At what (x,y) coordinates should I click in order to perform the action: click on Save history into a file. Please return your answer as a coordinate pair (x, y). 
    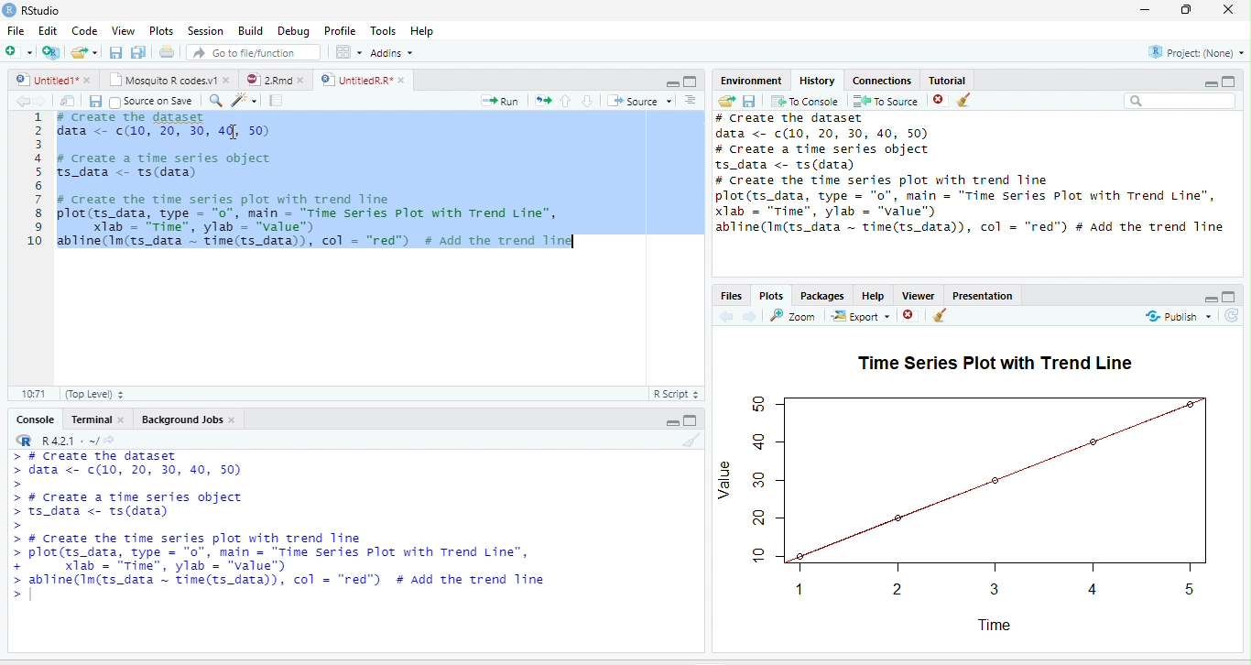
    Looking at the image, I should click on (749, 101).